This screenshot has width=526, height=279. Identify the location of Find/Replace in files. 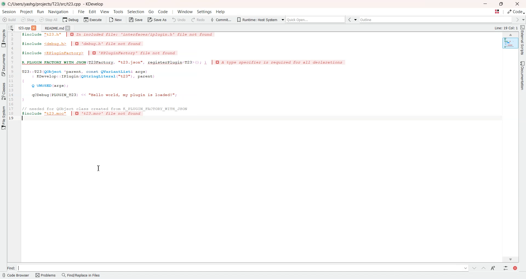
(81, 276).